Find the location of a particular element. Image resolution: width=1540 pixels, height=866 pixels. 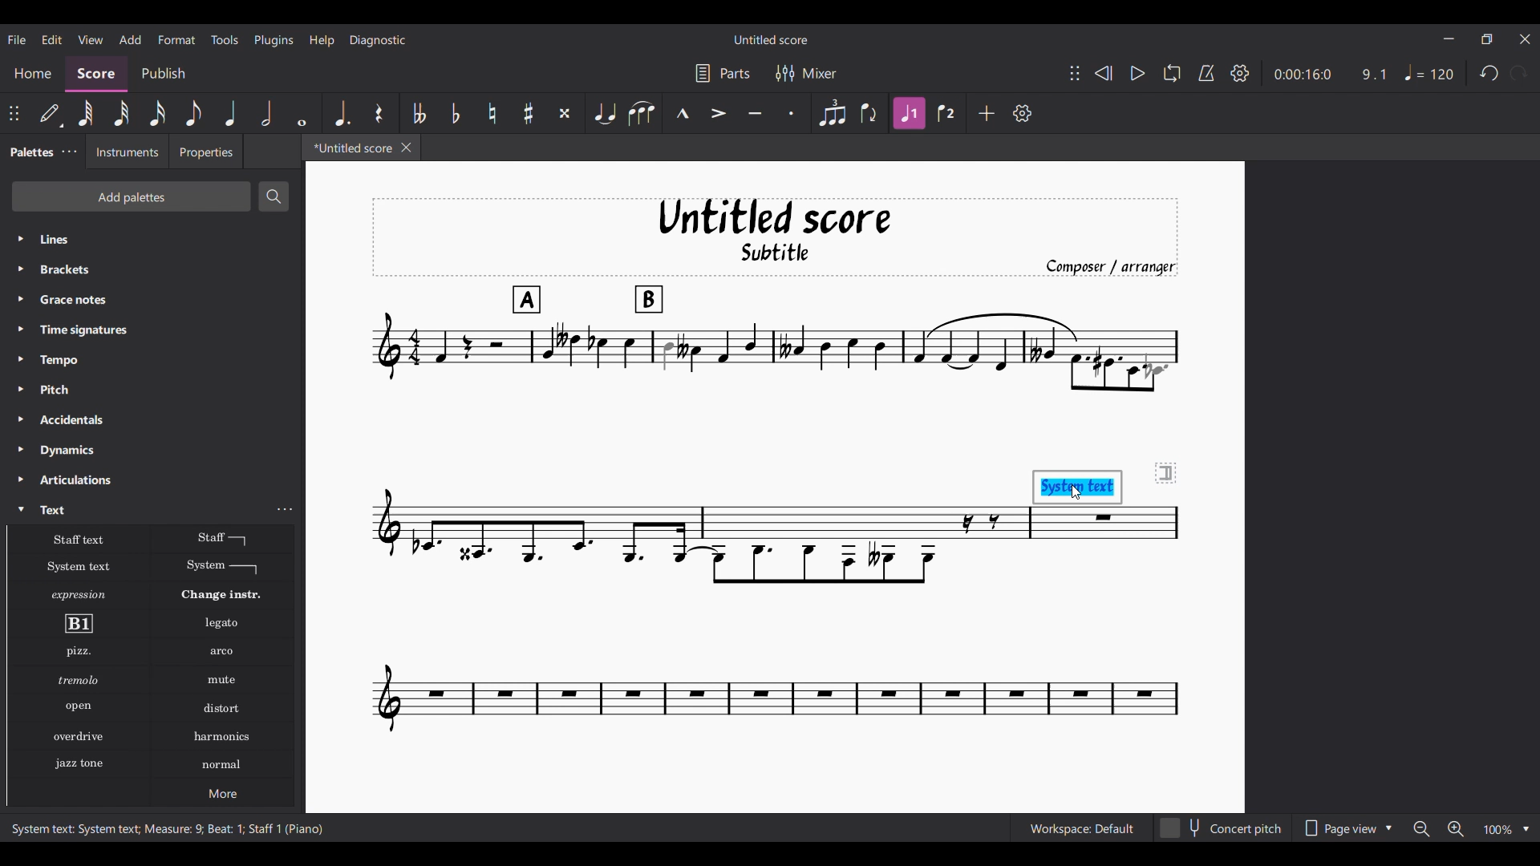

Open is located at coordinates (79, 707).